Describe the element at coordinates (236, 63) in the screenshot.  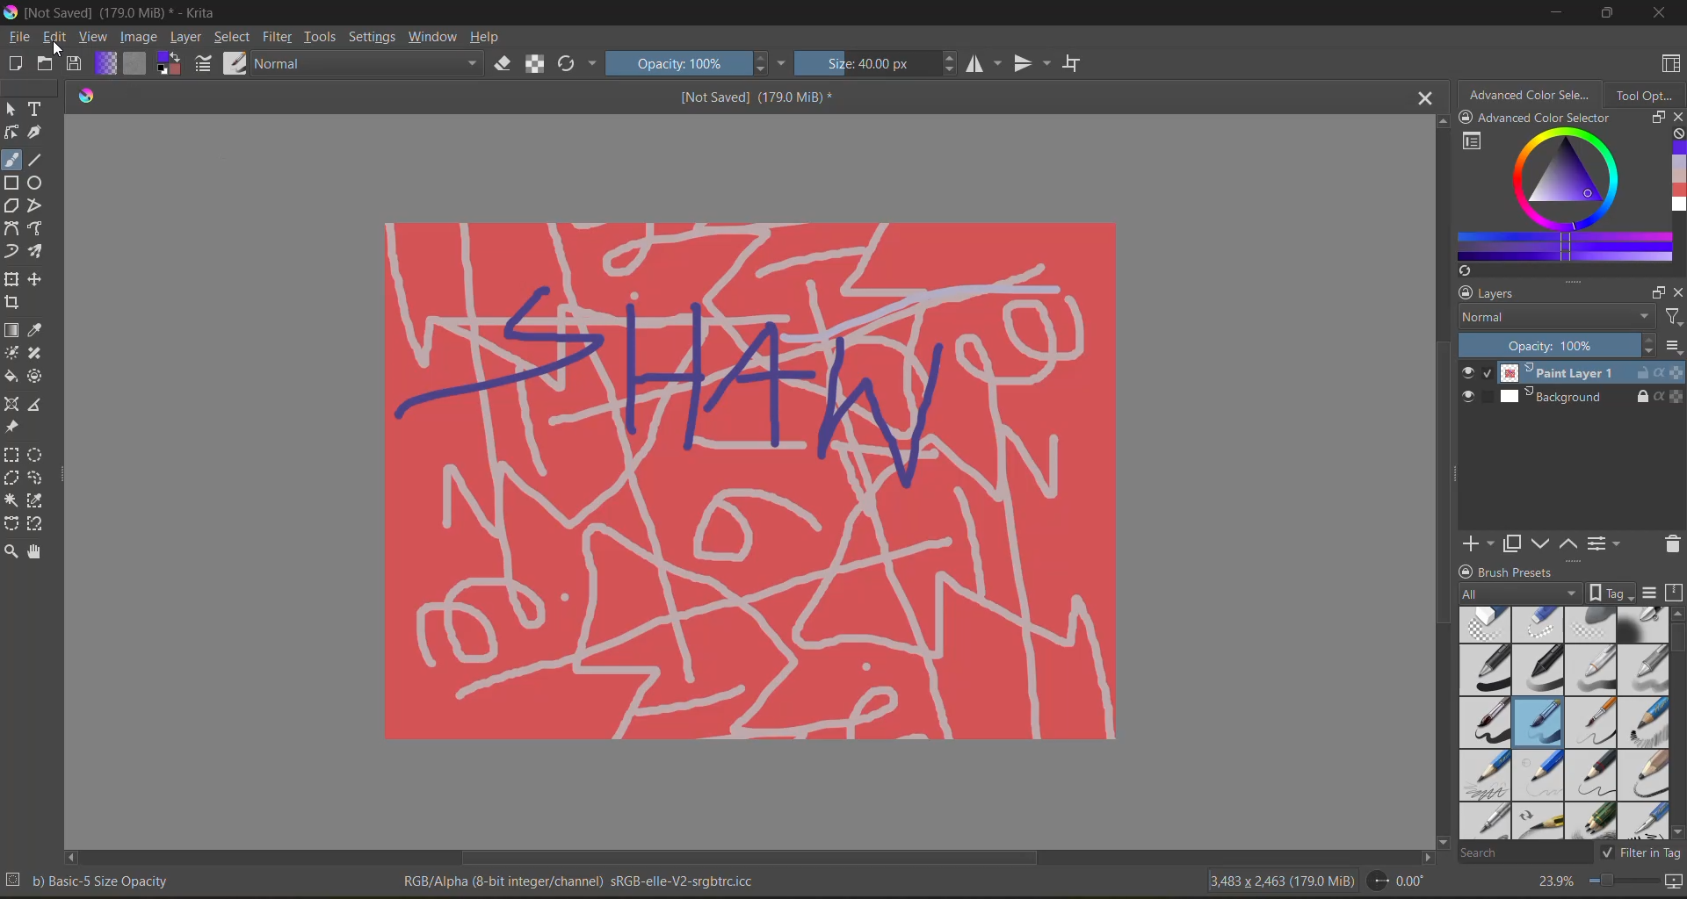
I see `choose brush preset` at that location.